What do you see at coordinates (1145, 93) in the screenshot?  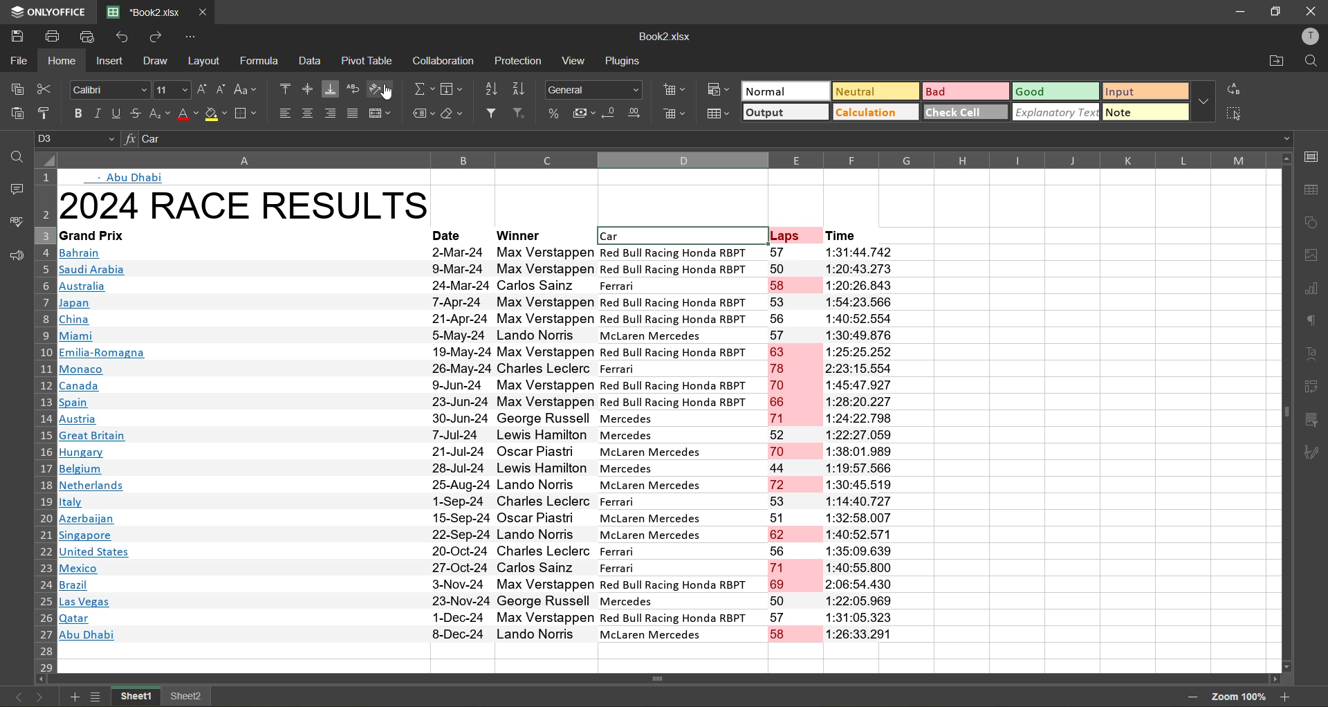 I see `input` at bounding box center [1145, 93].